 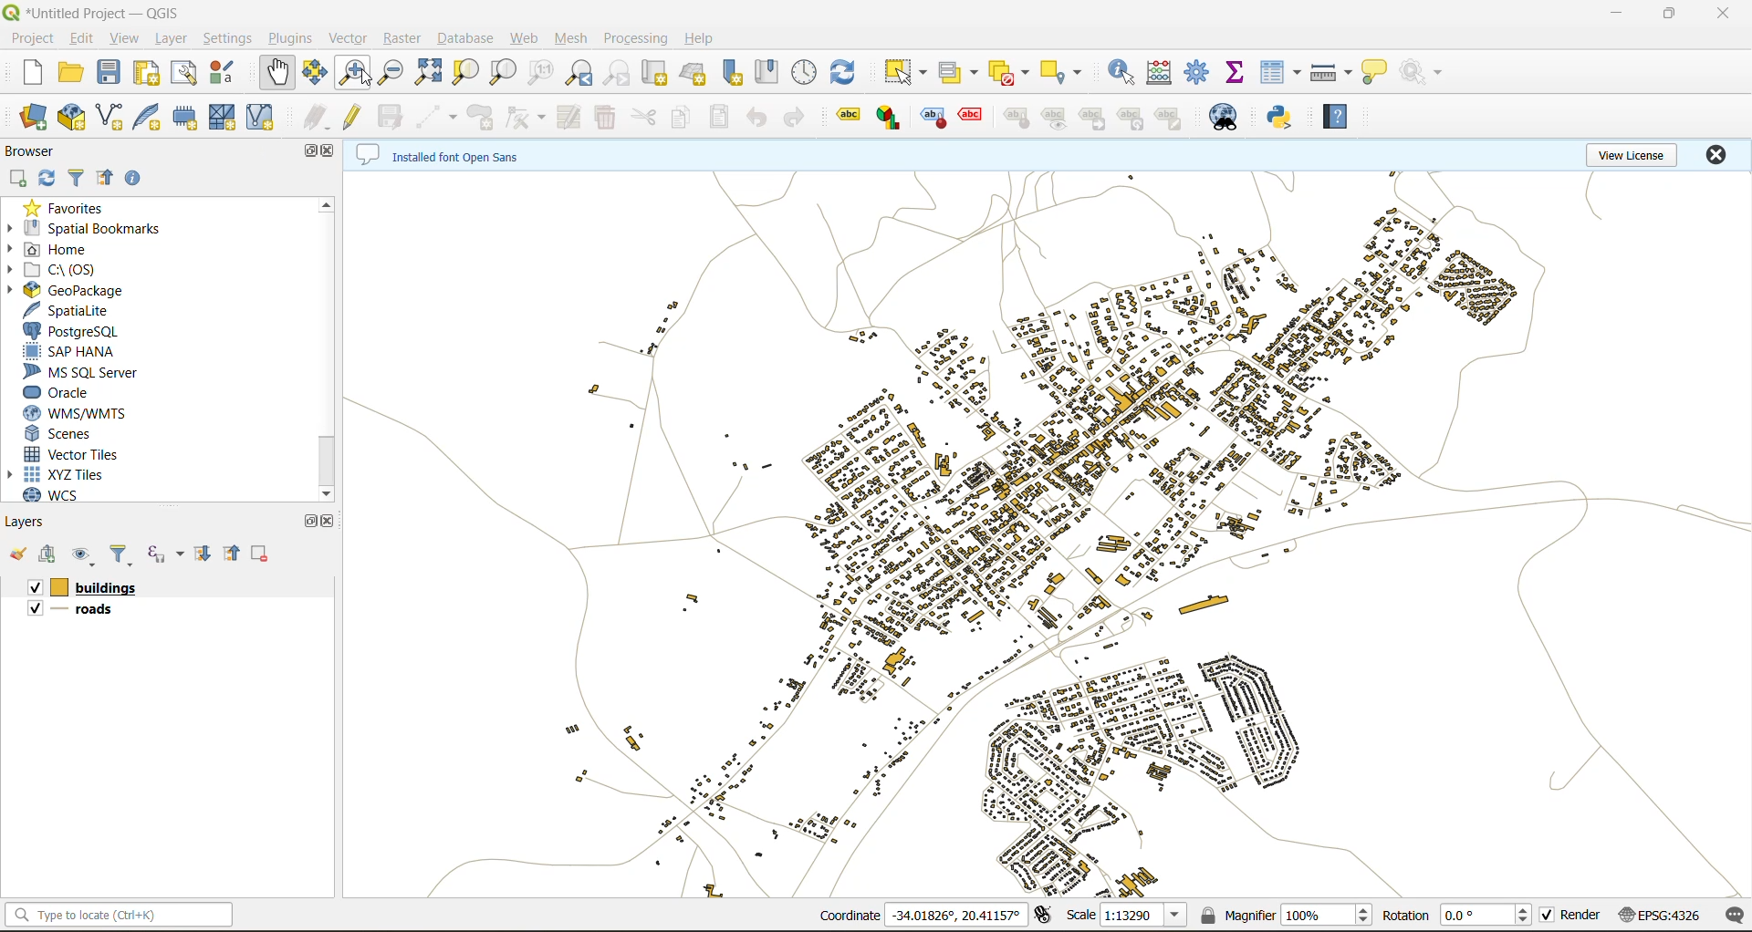 What do you see at coordinates (82, 41) in the screenshot?
I see `edit` at bounding box center [82, 41].